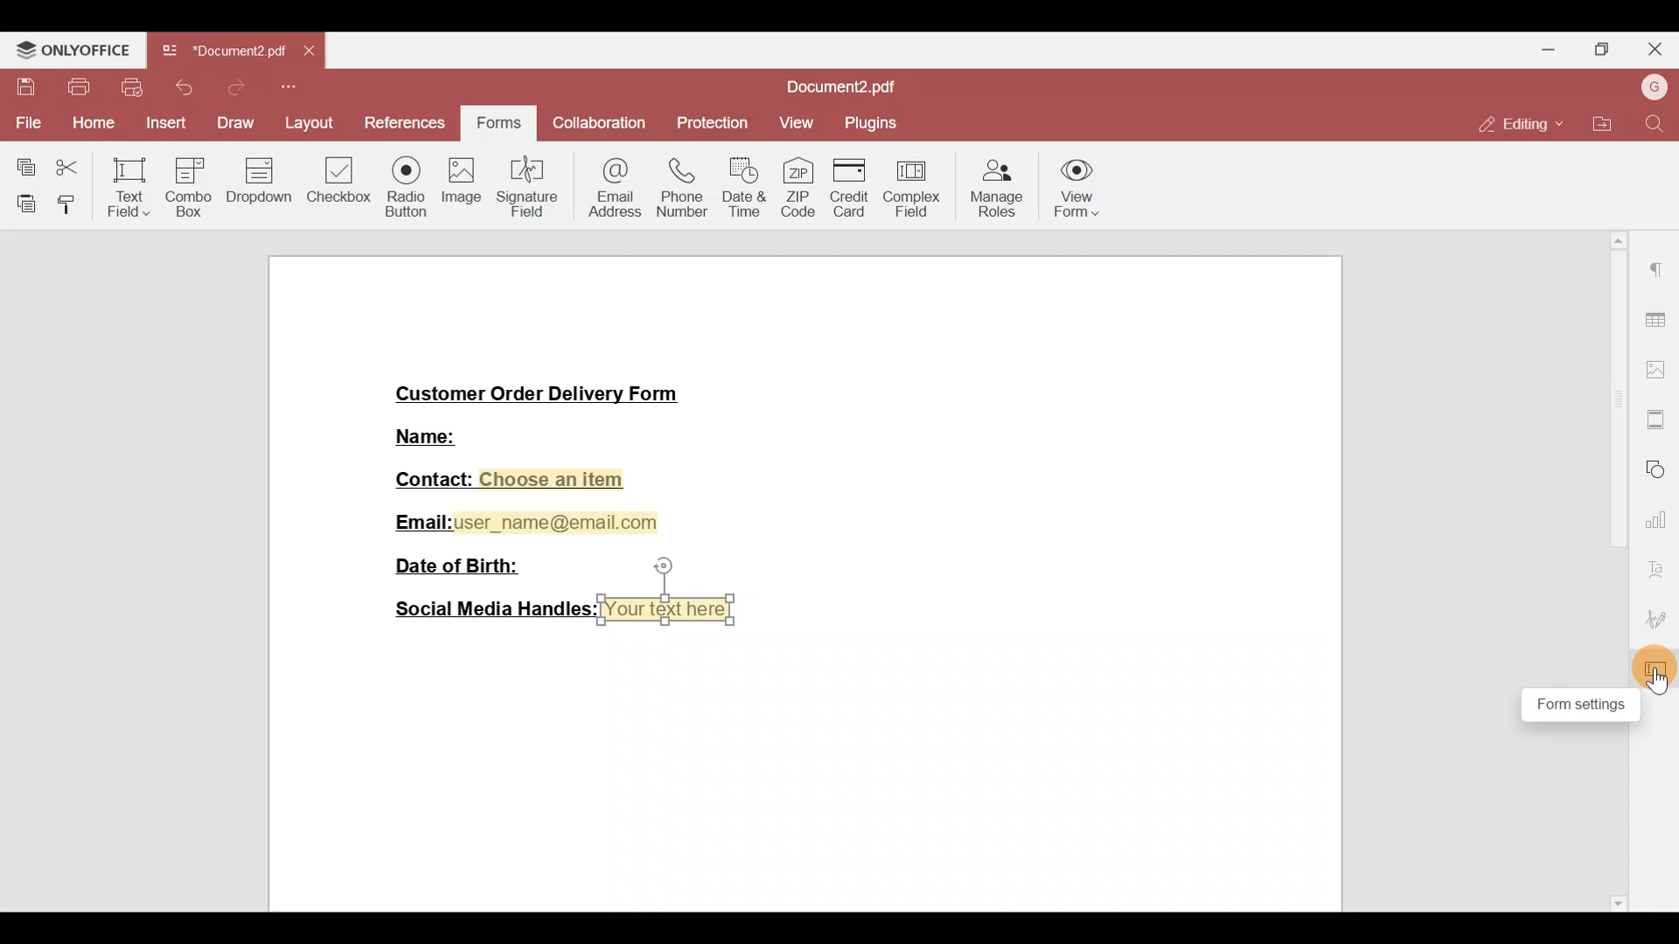  What do you see at coordinates (676, 188) in the screenshot?
I see `Phone number` at bounding box center [676, 188].